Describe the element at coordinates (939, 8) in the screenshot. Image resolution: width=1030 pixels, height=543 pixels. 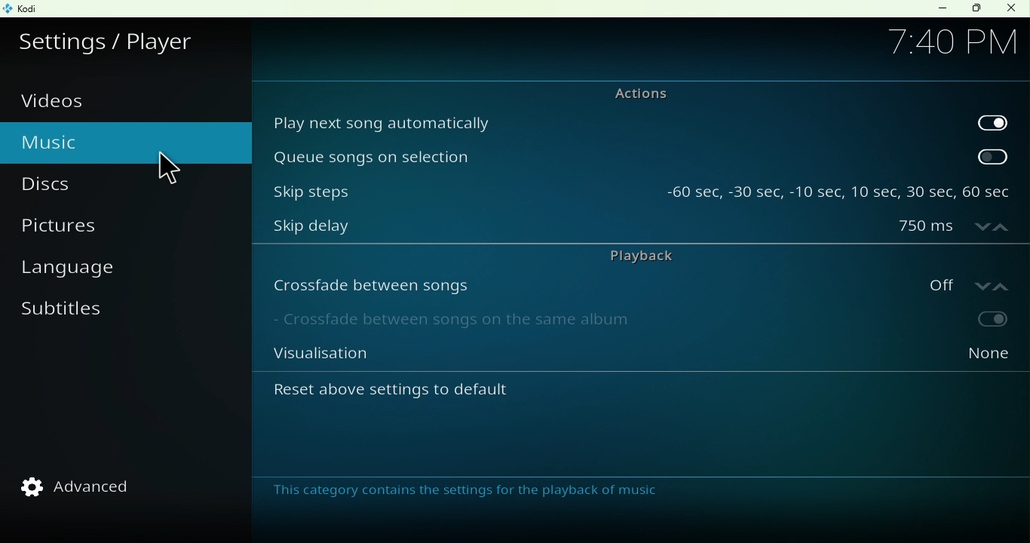
I see `Minimize` at that location.